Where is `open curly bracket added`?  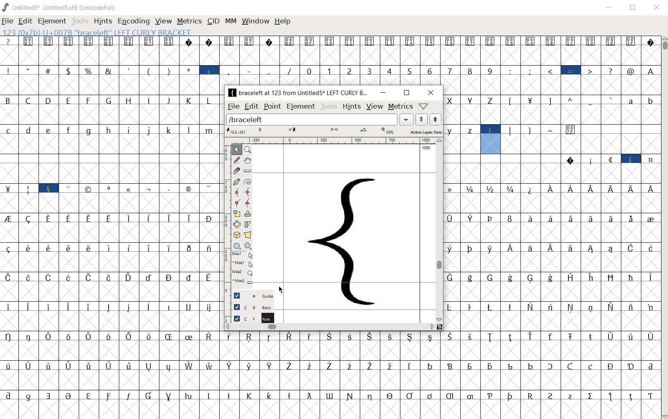
open curly bracket added is located at coordinates (350, 243).